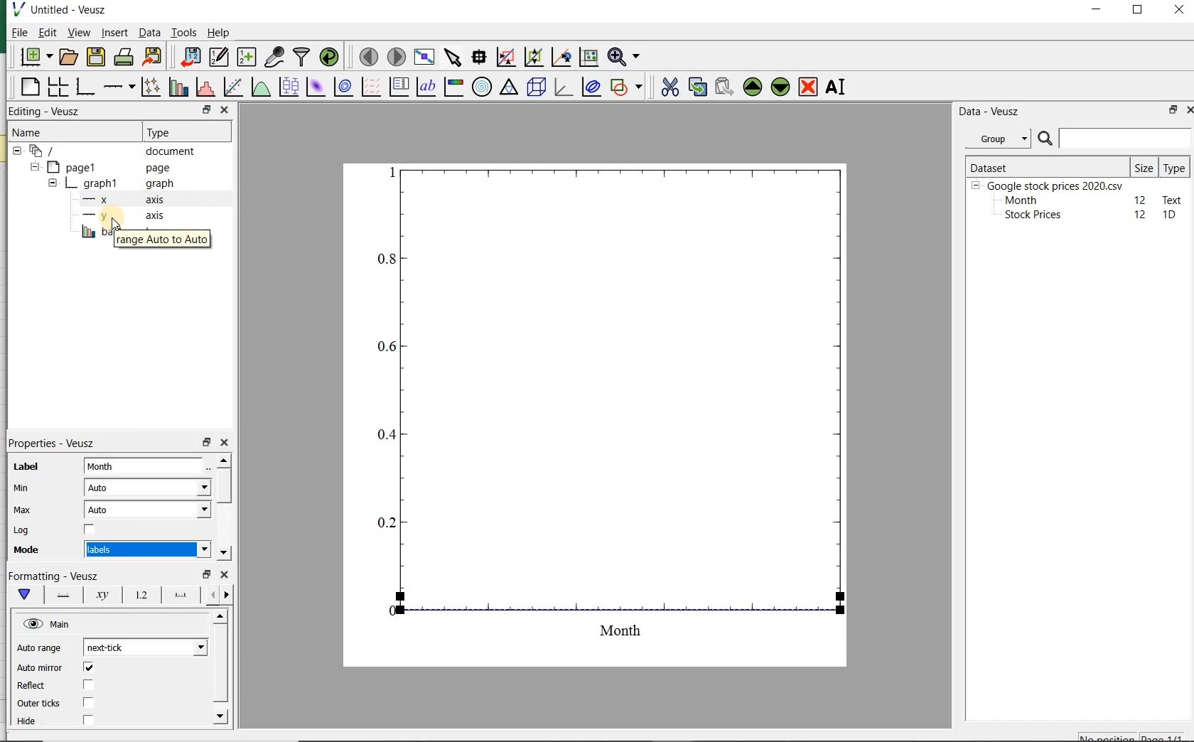 Image resolution: width=1194 pixels, height=742 pixels. What do you see at coordinates (834, 89) in the screenshot?
I see `renames the selected widget` at bounding box center [834, 89].